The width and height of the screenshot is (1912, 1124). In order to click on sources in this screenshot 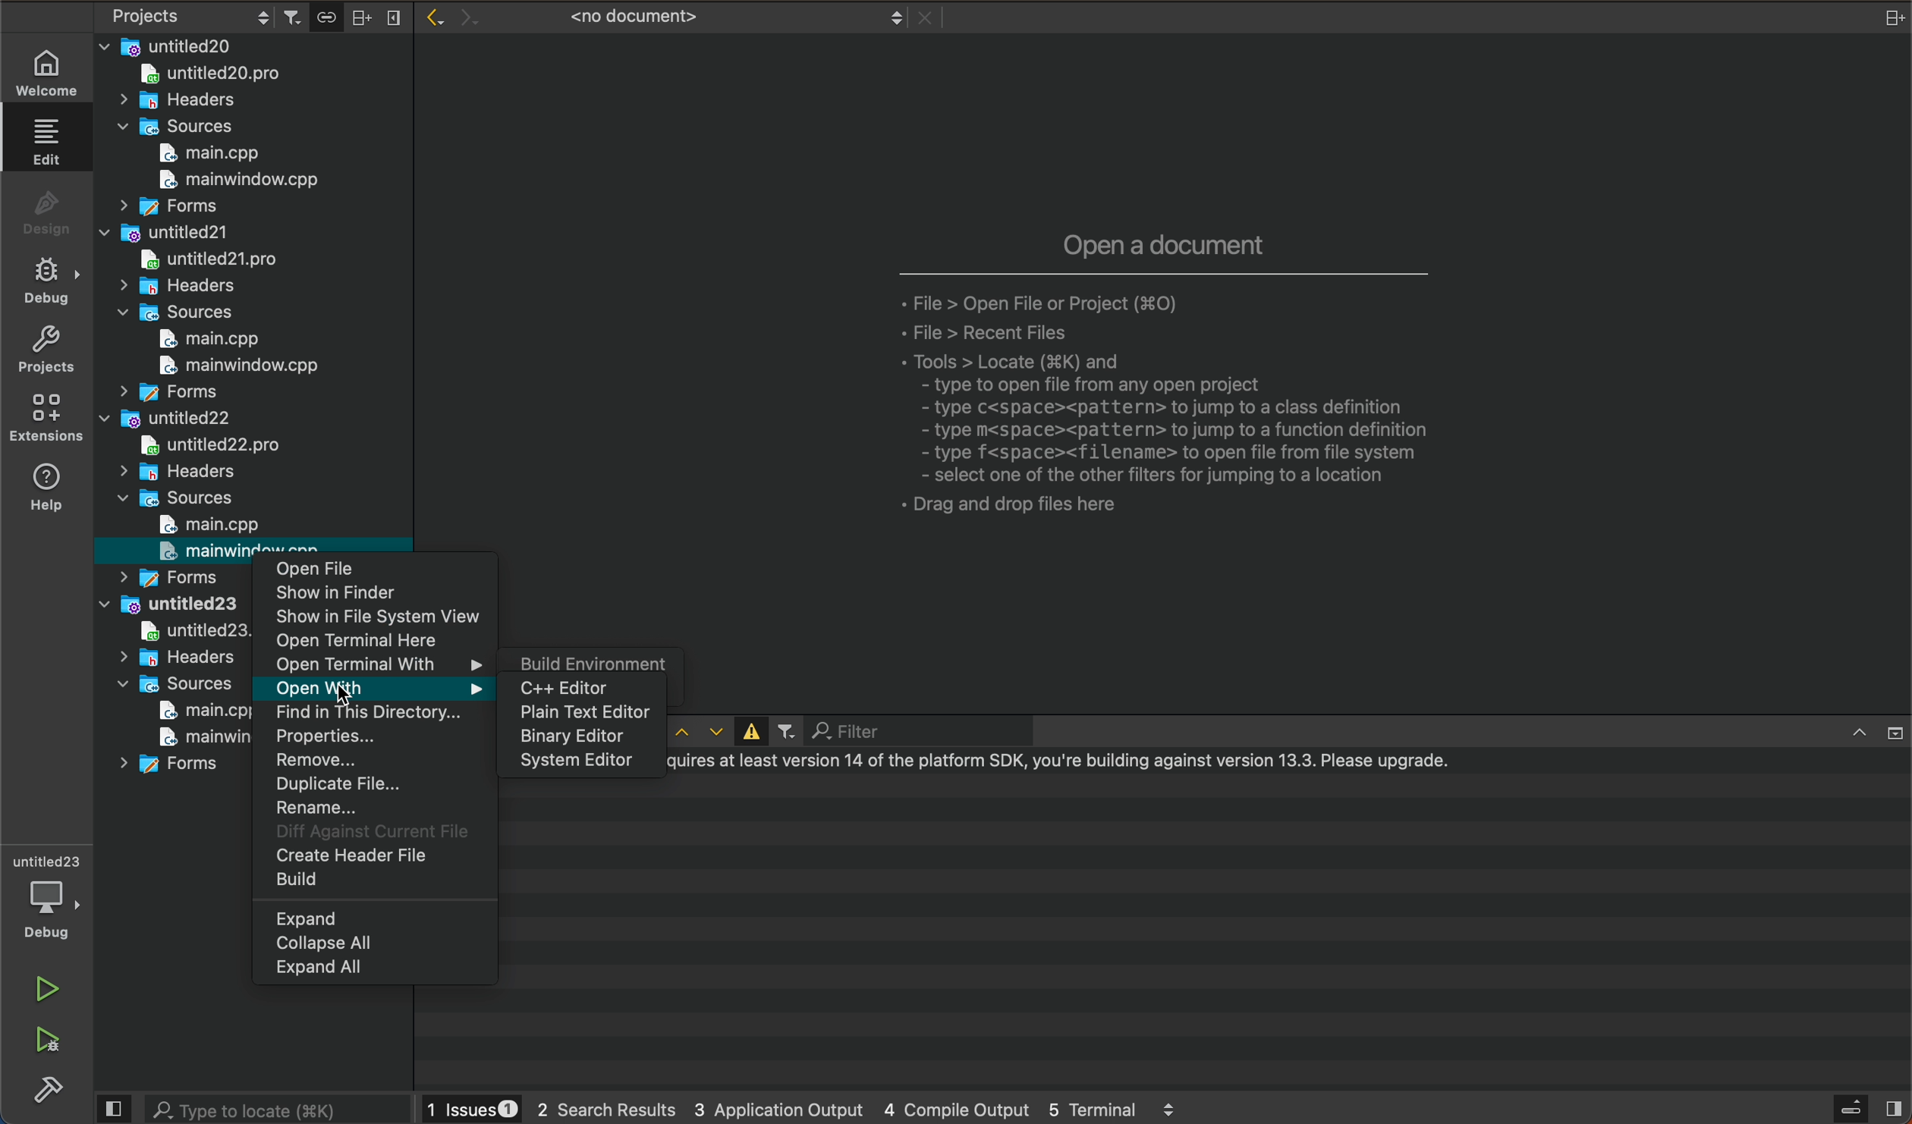, I will do `click(171, 313)`.